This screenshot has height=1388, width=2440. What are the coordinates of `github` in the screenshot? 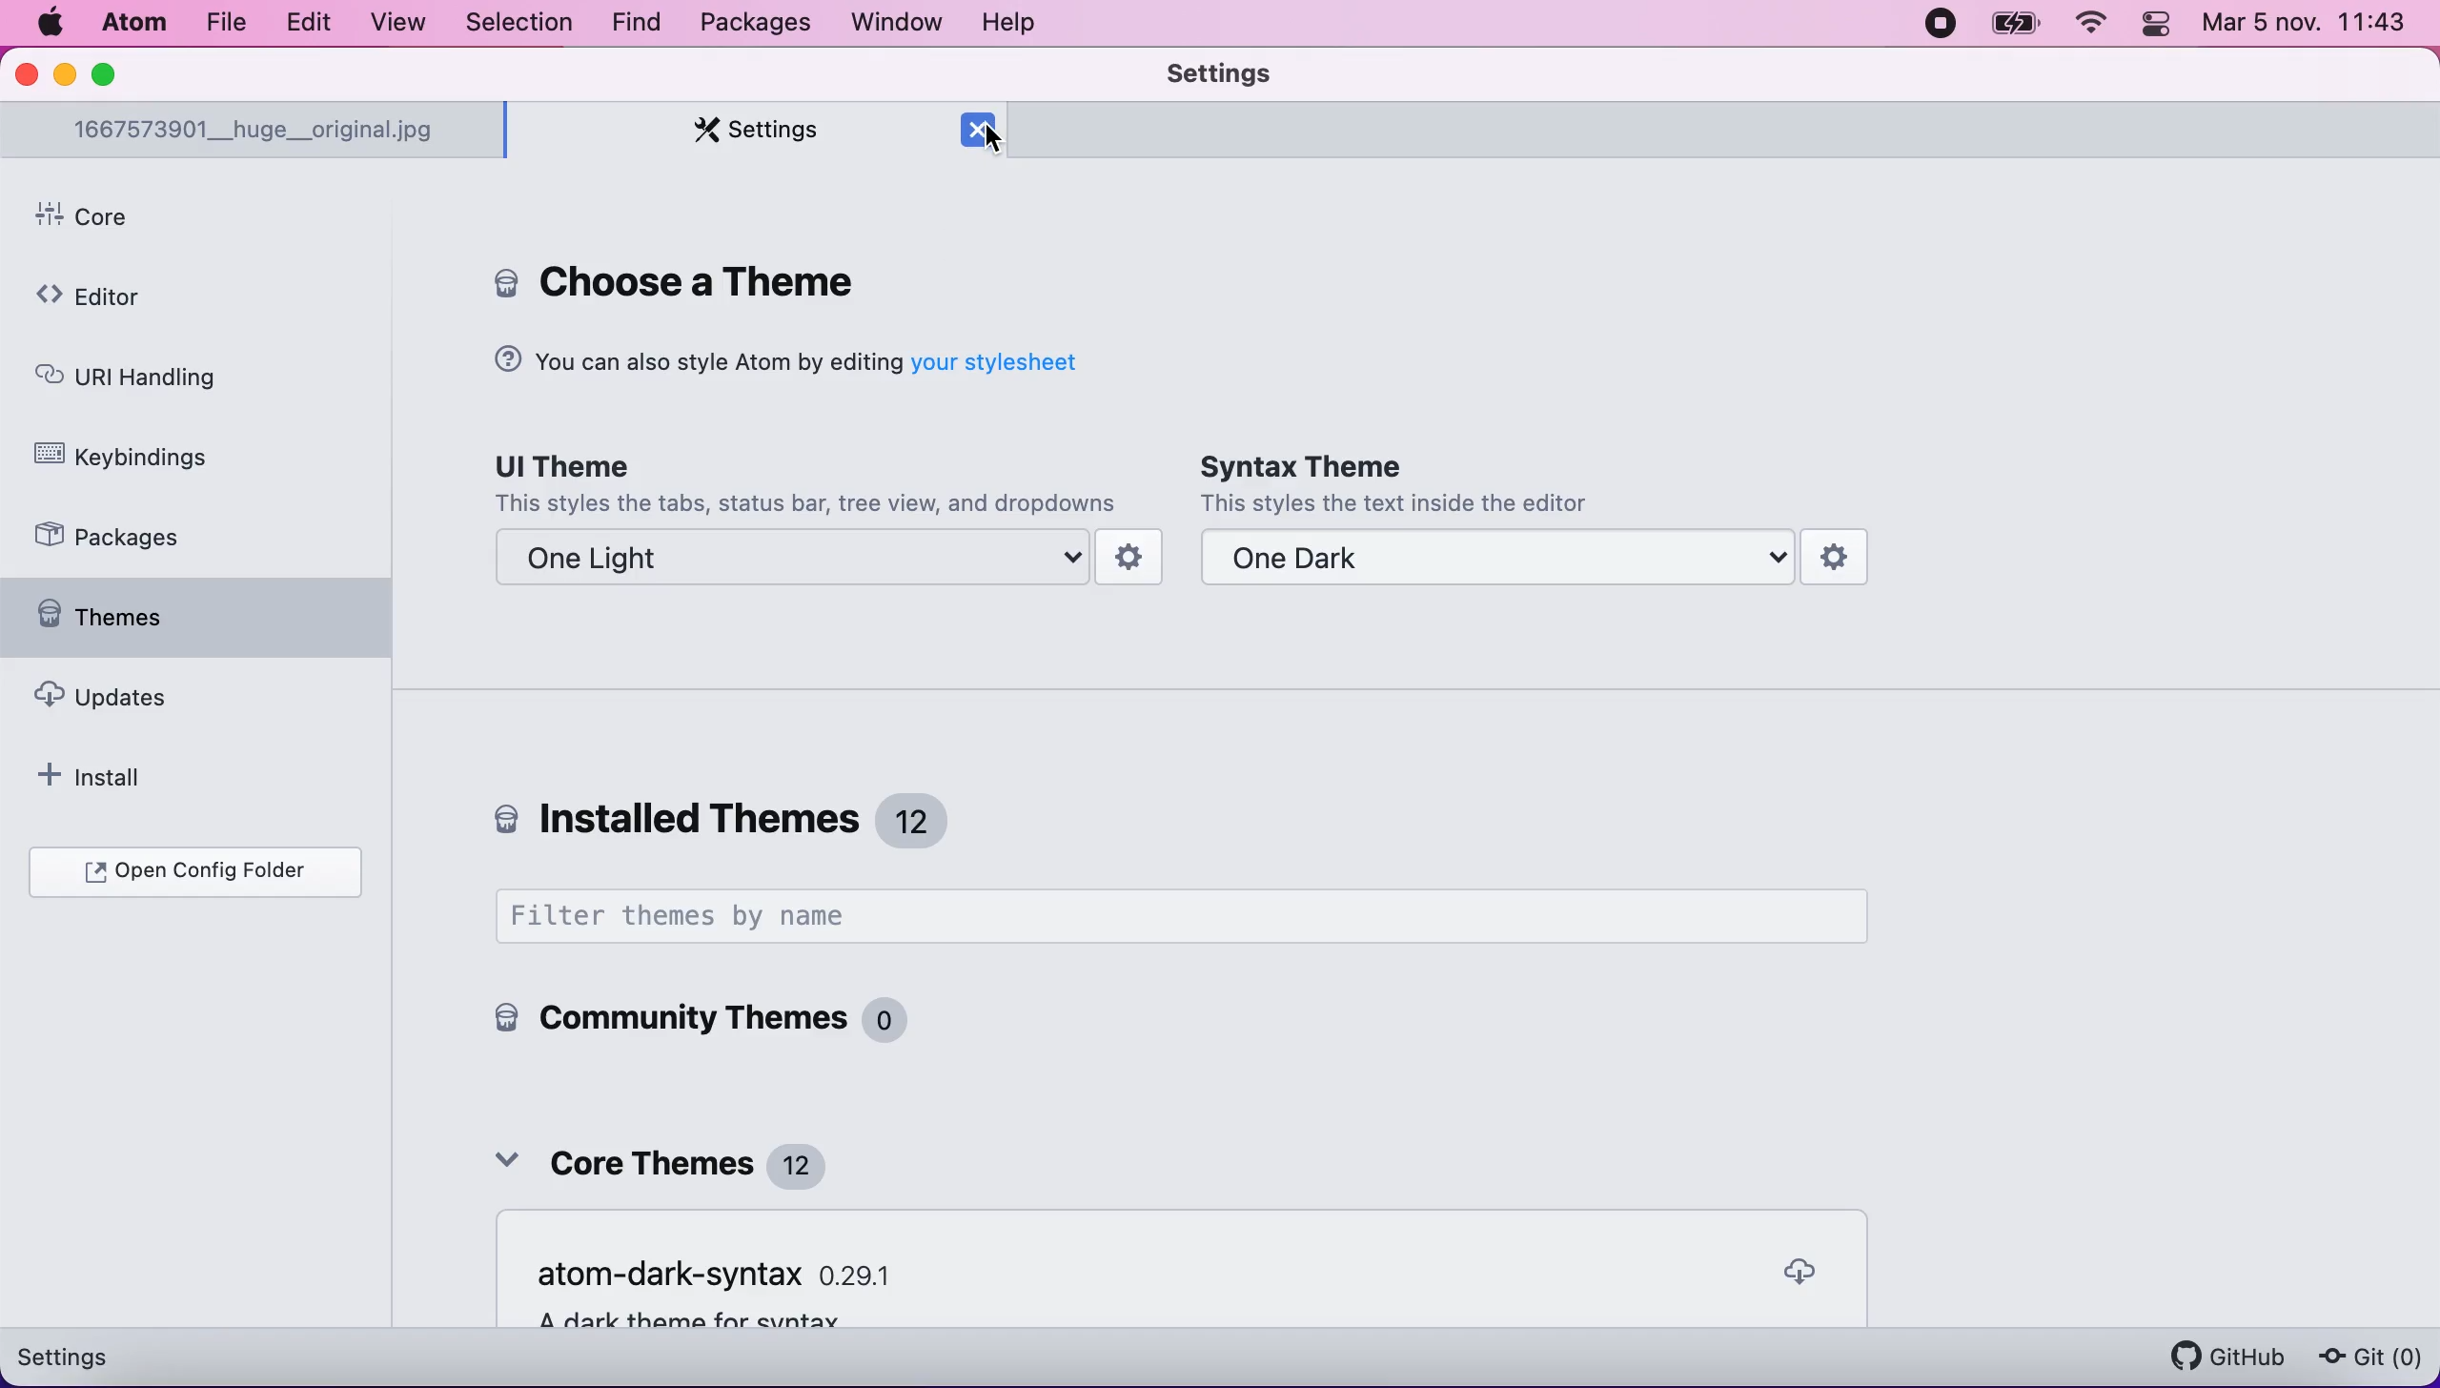 It's located at (2219, 1347).